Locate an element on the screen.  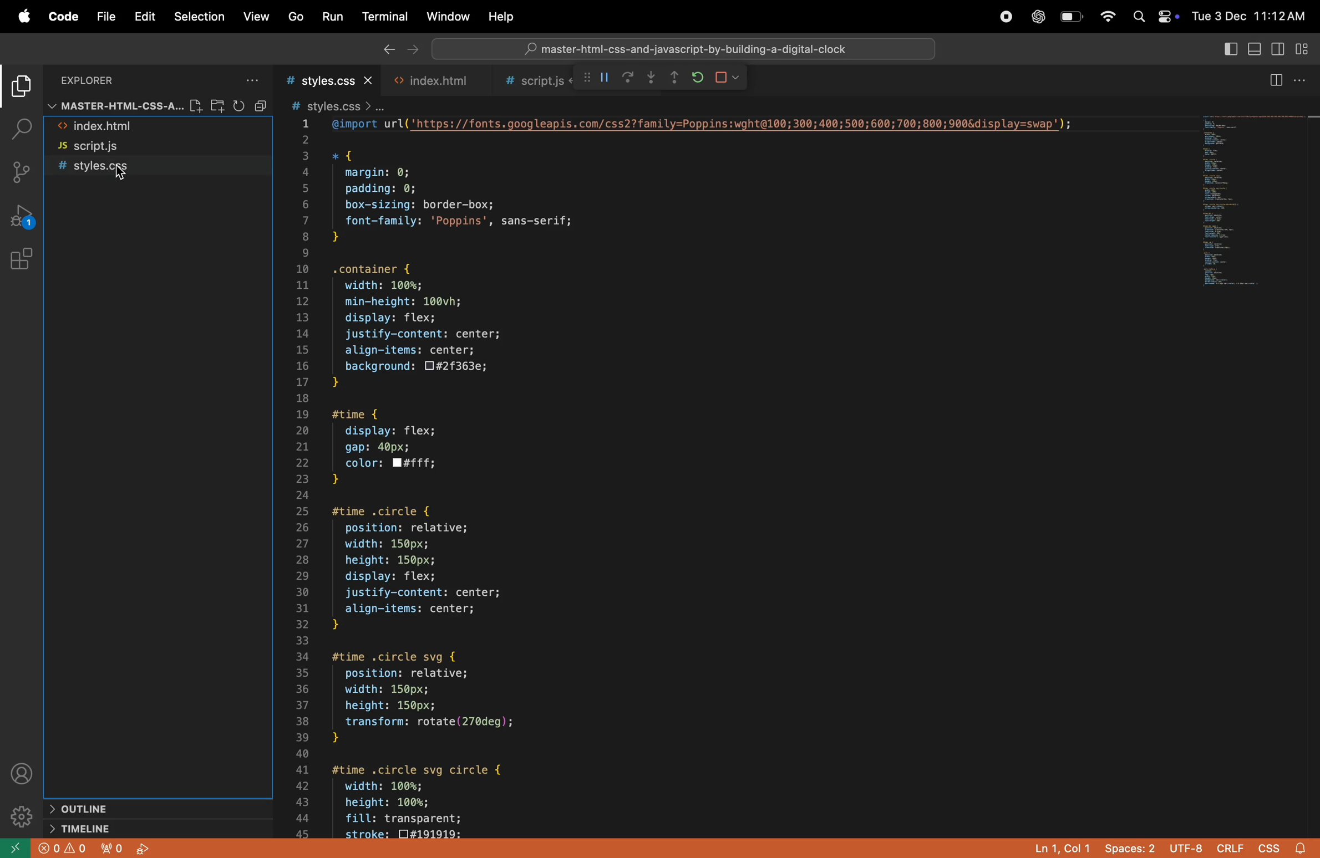
file is located at coordinates (109, 16).